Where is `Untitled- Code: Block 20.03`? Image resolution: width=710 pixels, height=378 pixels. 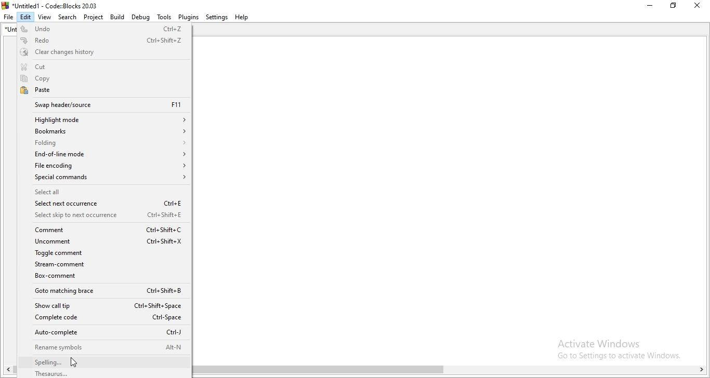
Untitled- Code: Block 20.03 is located at coordinates (48, 5).